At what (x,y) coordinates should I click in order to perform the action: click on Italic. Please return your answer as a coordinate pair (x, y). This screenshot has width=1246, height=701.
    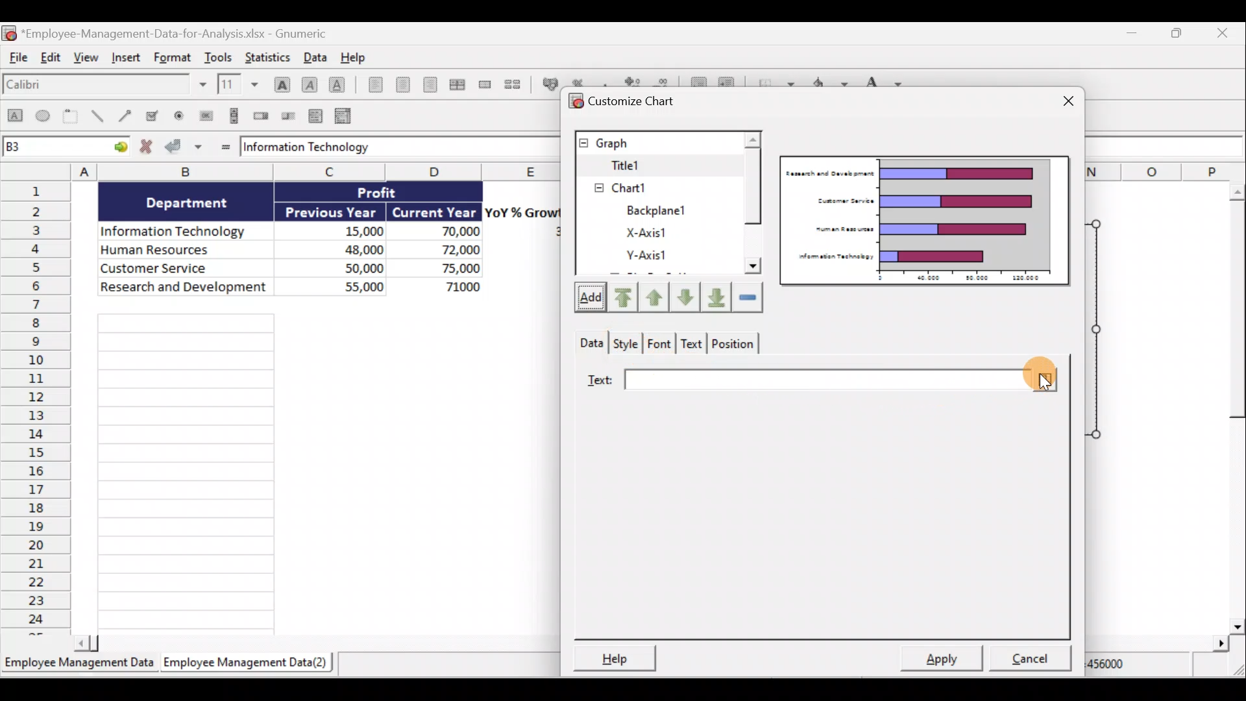
    Looking at the image, I should click on (310, 83).